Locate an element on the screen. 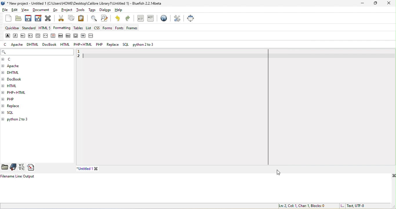 Image resolution: width=396 pixels, height=209 pixels. fonts is located at coordinates (118, 28).